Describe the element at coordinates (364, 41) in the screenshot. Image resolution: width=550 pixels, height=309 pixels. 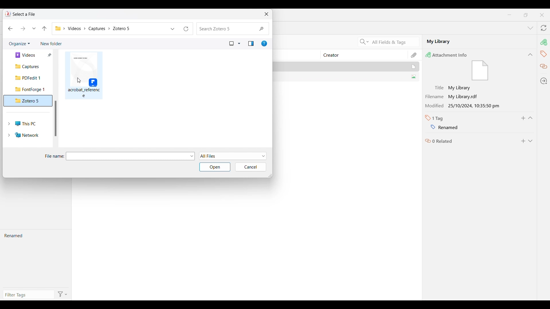
I see `Search criteria options` at that location.